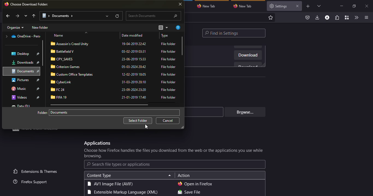 This screenshot has height=196, width=373. What do you see at coordinates (37, 132) in the screenshot?
I see `more` at bounding box center [37, 132].